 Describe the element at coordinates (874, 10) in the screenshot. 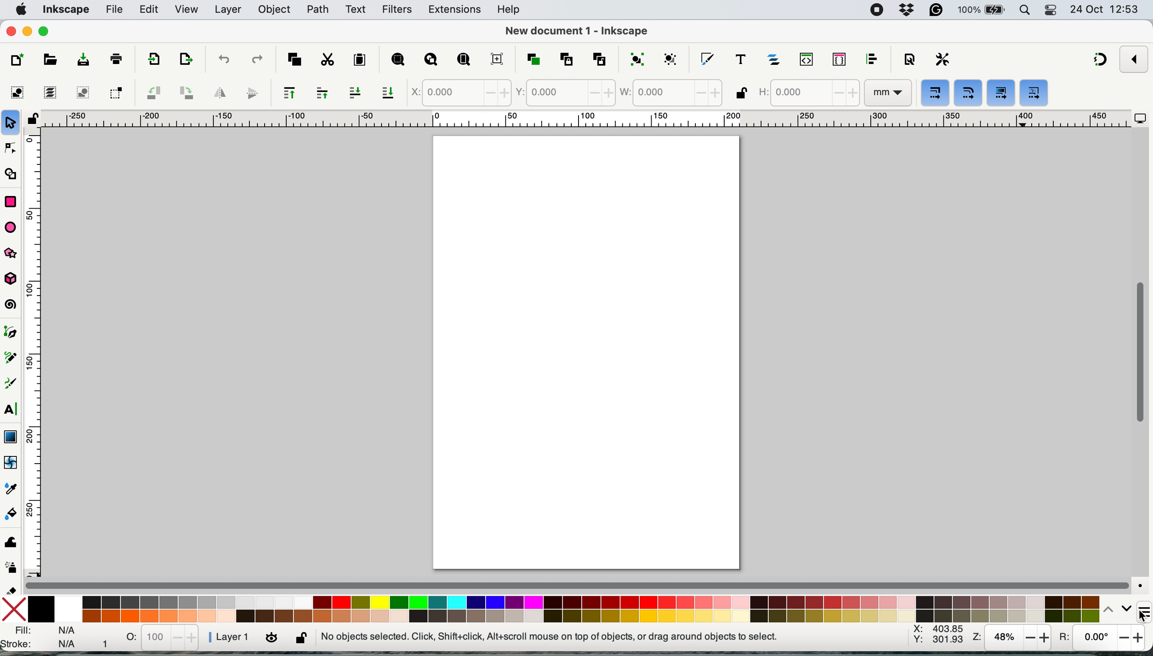

I see `screen recorder` at that location.